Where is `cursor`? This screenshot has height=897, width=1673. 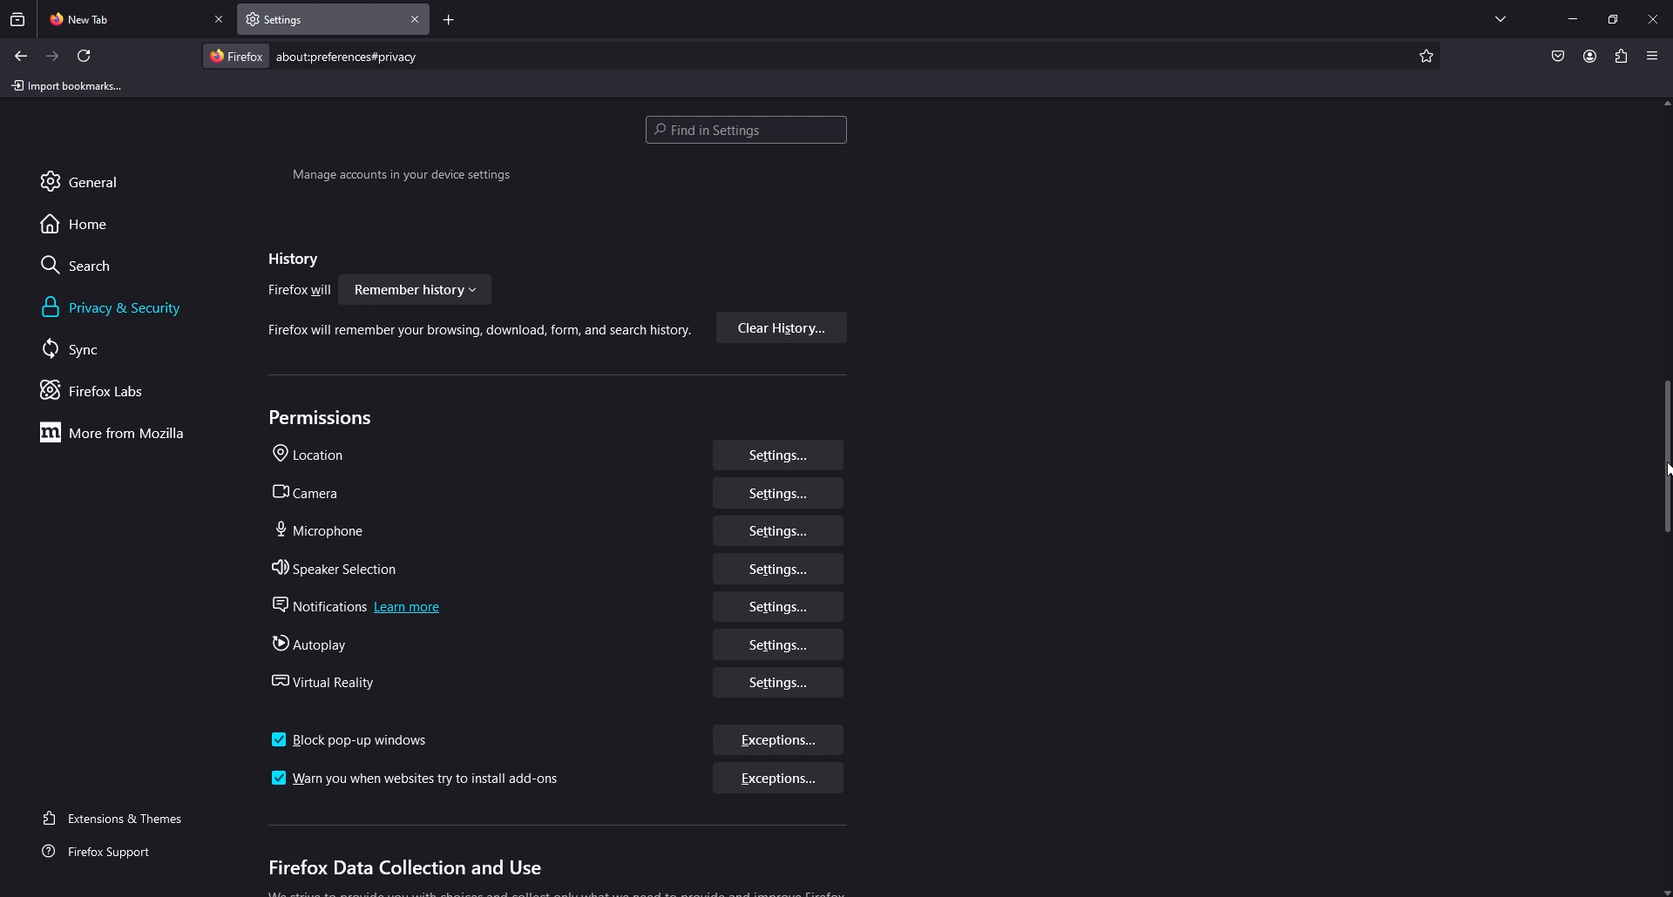
cursor is located at coordinates (1663, 474).